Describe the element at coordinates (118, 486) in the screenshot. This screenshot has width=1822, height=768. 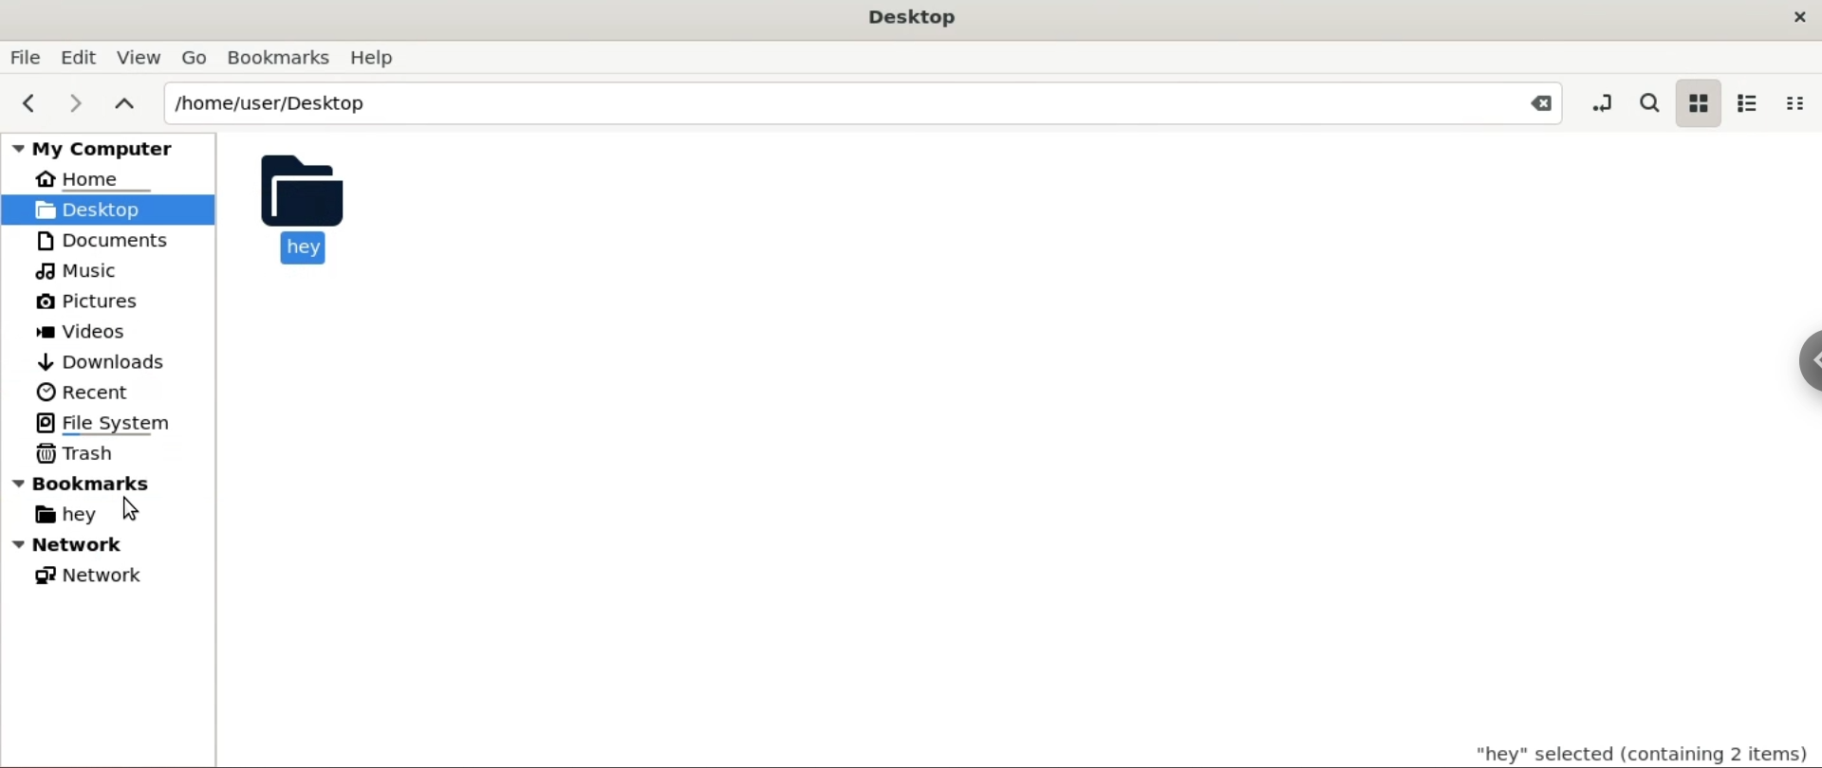
I see `bookmarks` at that location.